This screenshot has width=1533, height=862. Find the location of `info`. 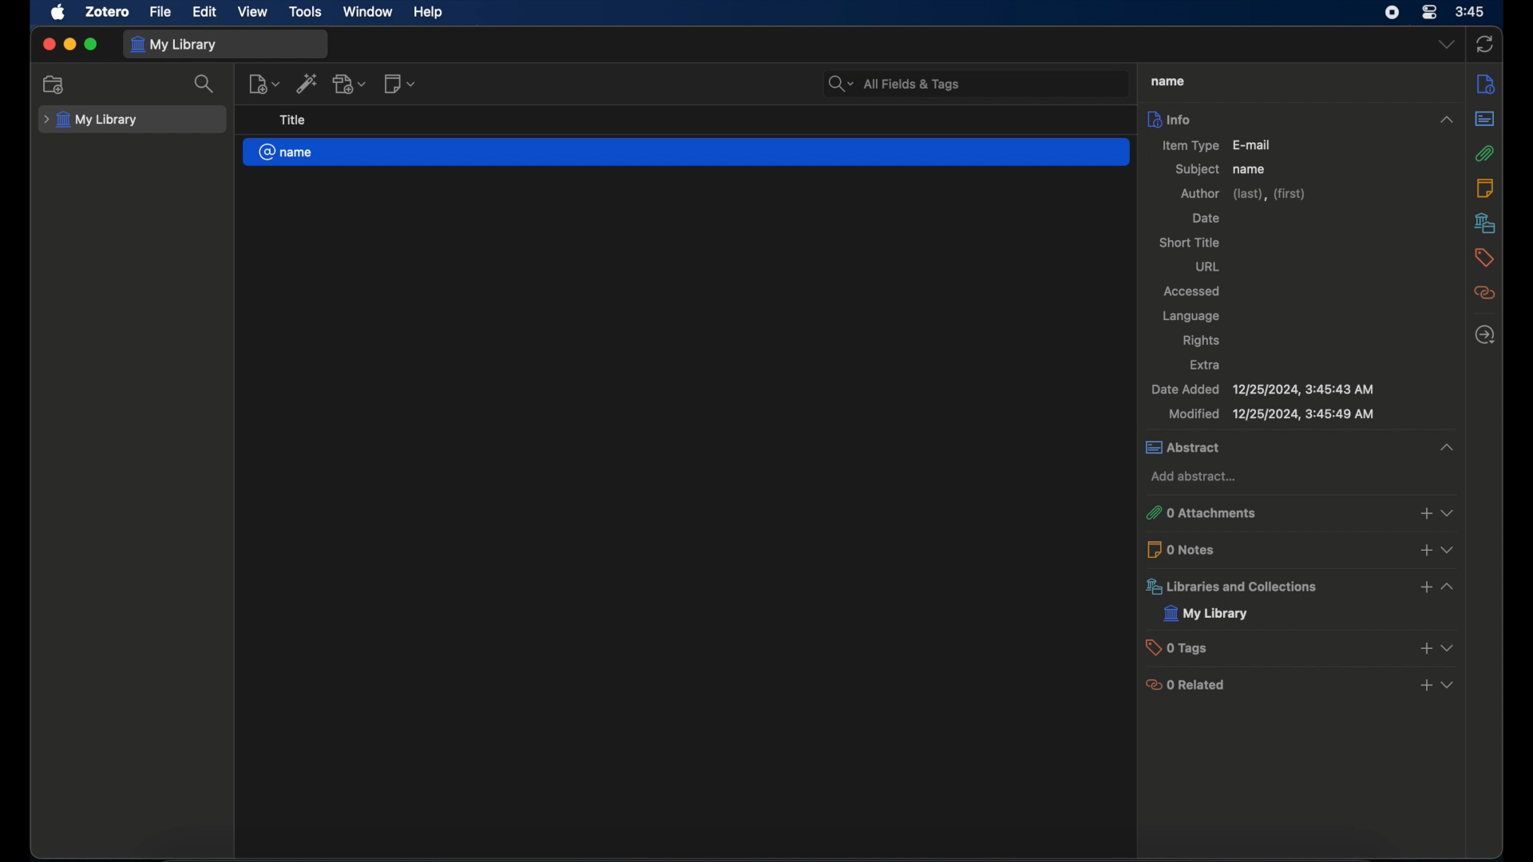

info is located at coordinates (1487, 83).